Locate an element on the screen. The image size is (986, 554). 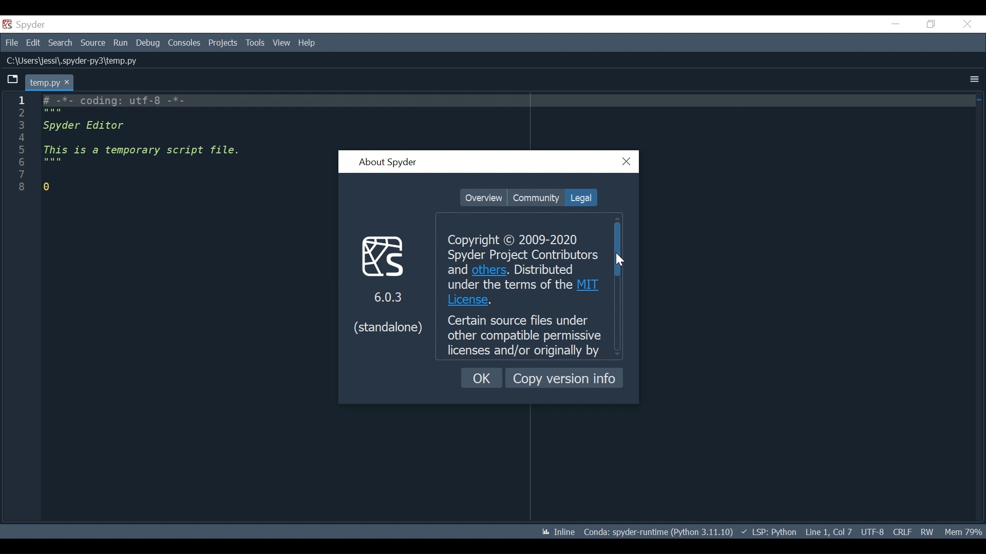
# -*- coding: utf-8 -*-

Spyder Editor

This is a temporary script file.
0 is located at coordinates (153, 148).